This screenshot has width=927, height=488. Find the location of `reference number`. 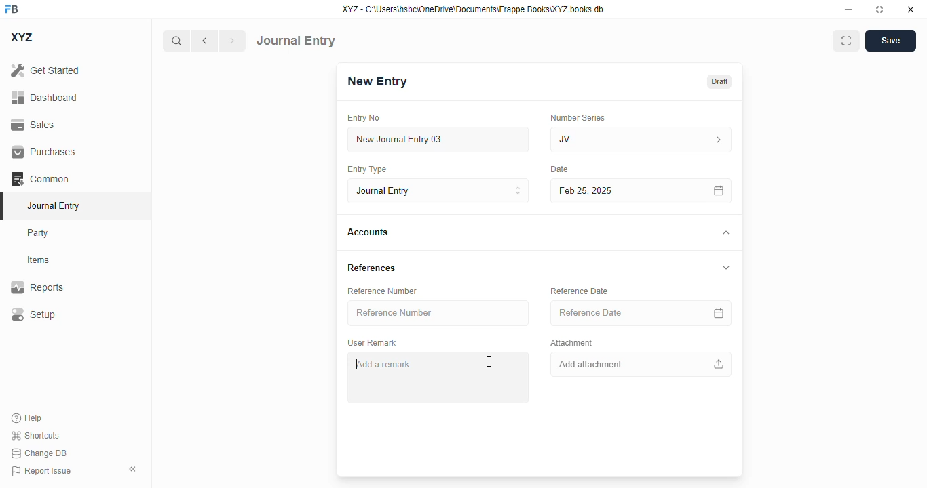

reference number is located at coordinates (382, 291).